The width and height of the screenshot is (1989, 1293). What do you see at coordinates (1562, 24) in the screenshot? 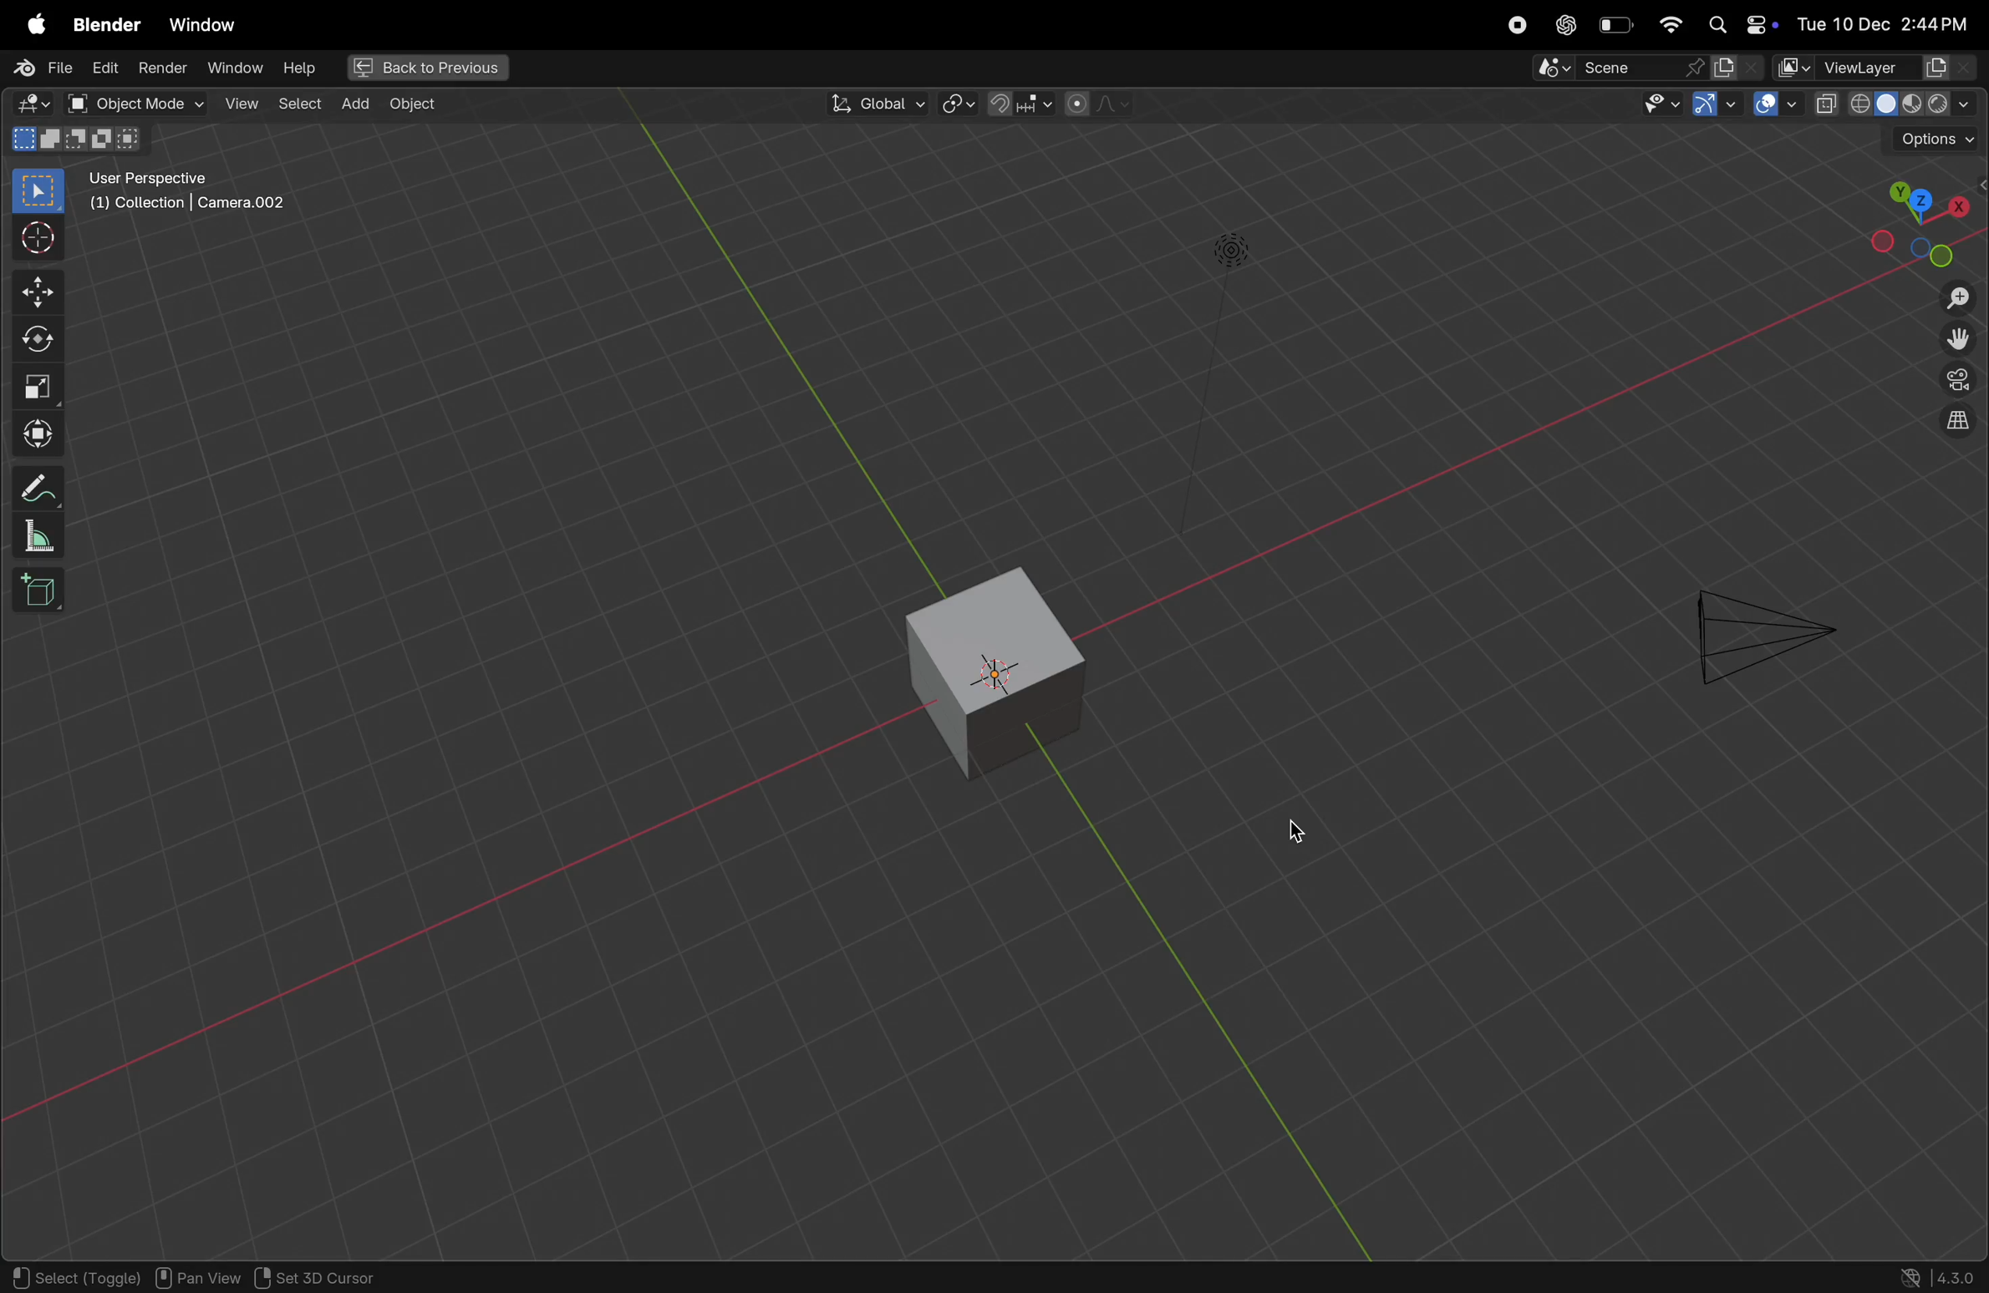
I see `chatgpt` at bounding box center [1562, 24].